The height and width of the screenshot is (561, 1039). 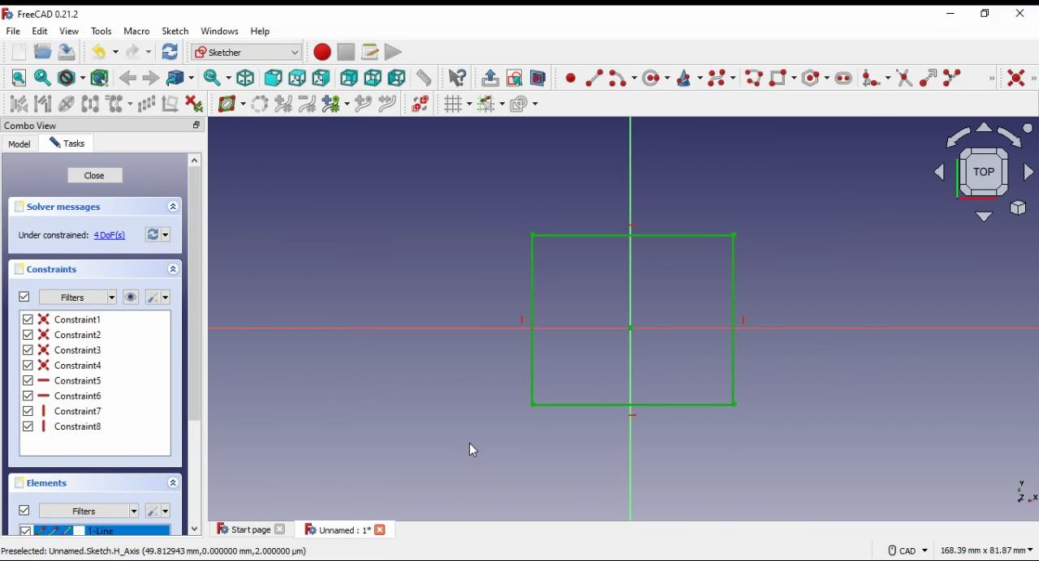 What do you see at coordinates (398, 78) in the screenshot?
I see `left` at bounding box center [398, 78].